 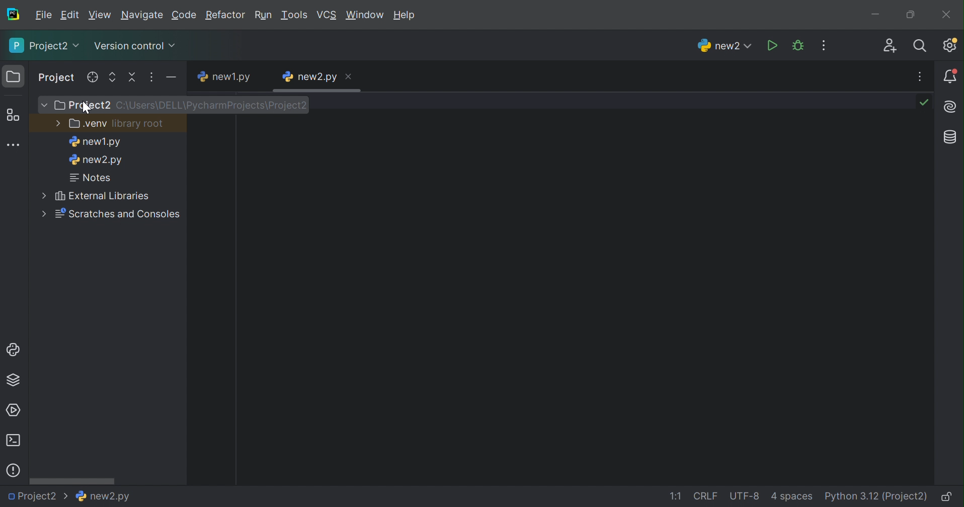 What do you see at coordinates (70, 15) in the screenshot?
I see `Edit` at bounding box center [70, 15].